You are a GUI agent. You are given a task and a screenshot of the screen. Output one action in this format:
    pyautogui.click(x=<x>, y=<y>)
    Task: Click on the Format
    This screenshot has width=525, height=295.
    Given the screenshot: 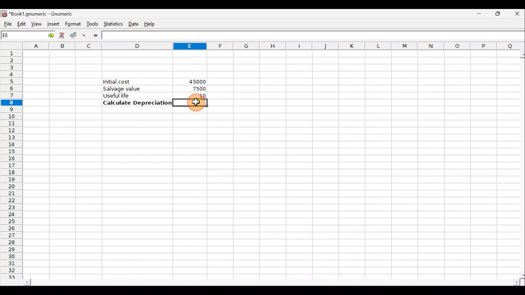 What is the action you would take?
    pyautogui.click(x=72, y=23)
    